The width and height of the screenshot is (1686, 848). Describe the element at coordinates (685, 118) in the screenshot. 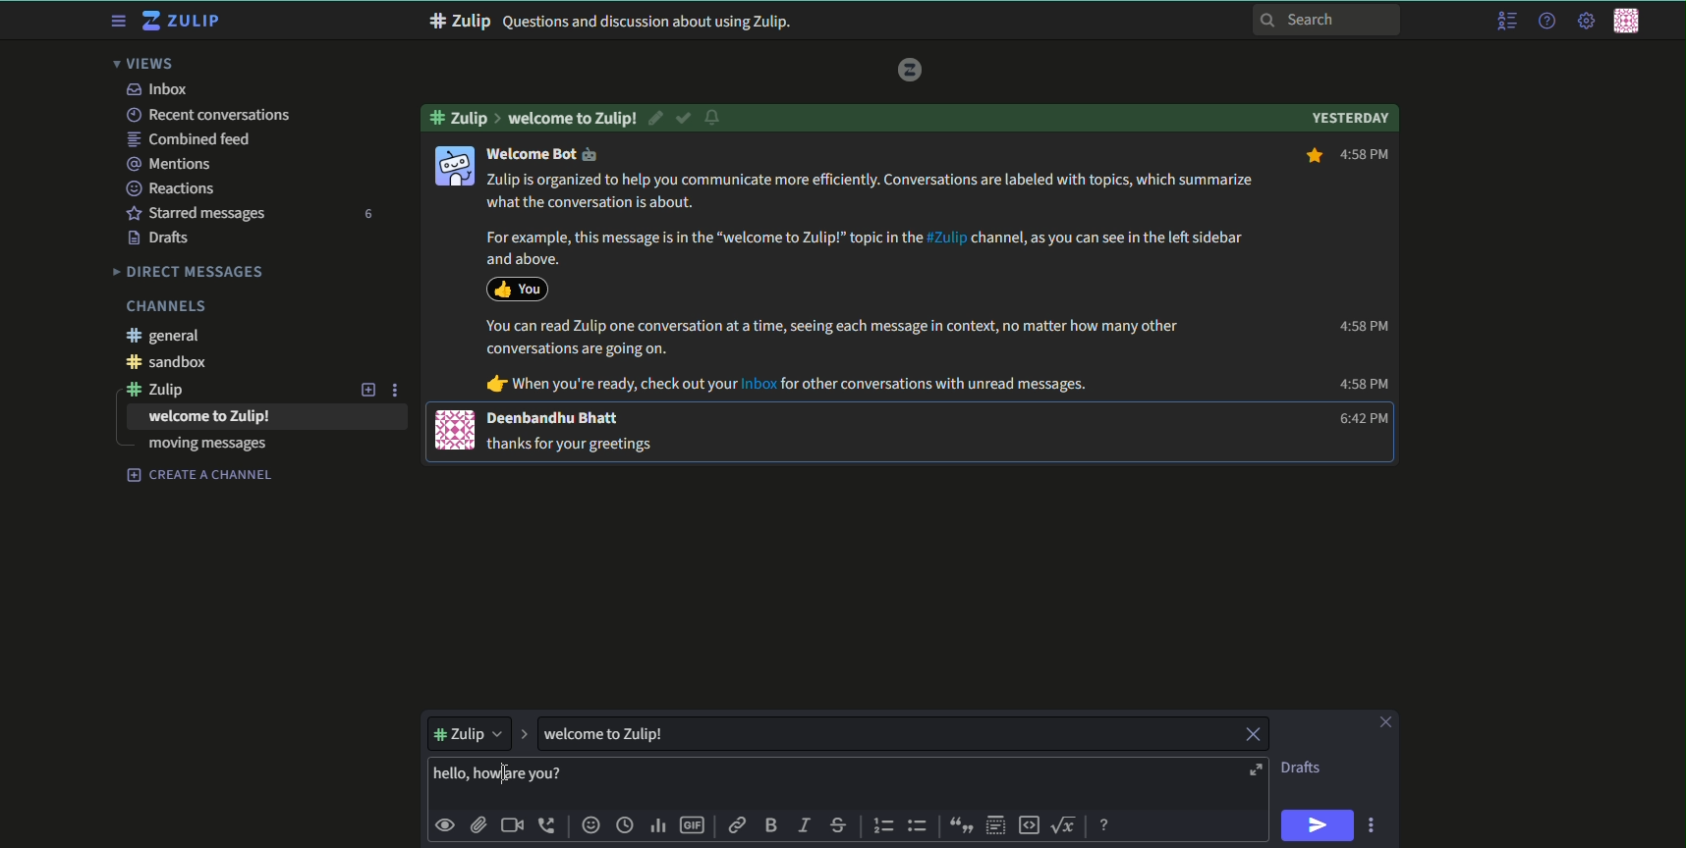

I see `resolved` at that location.